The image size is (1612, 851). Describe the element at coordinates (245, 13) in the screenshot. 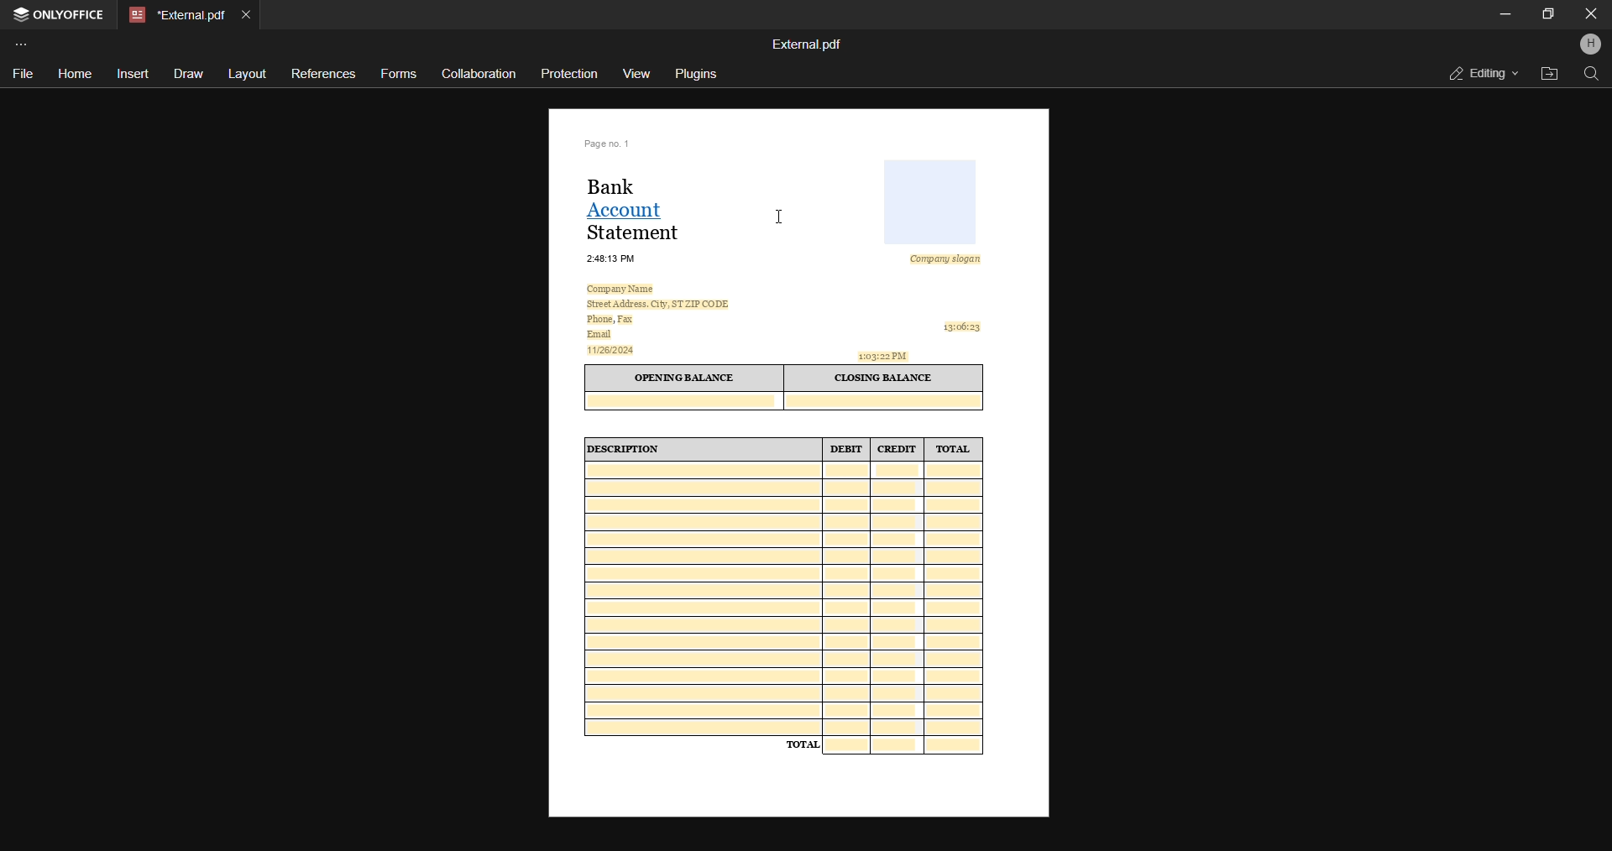

I see `close current tab` at that location.